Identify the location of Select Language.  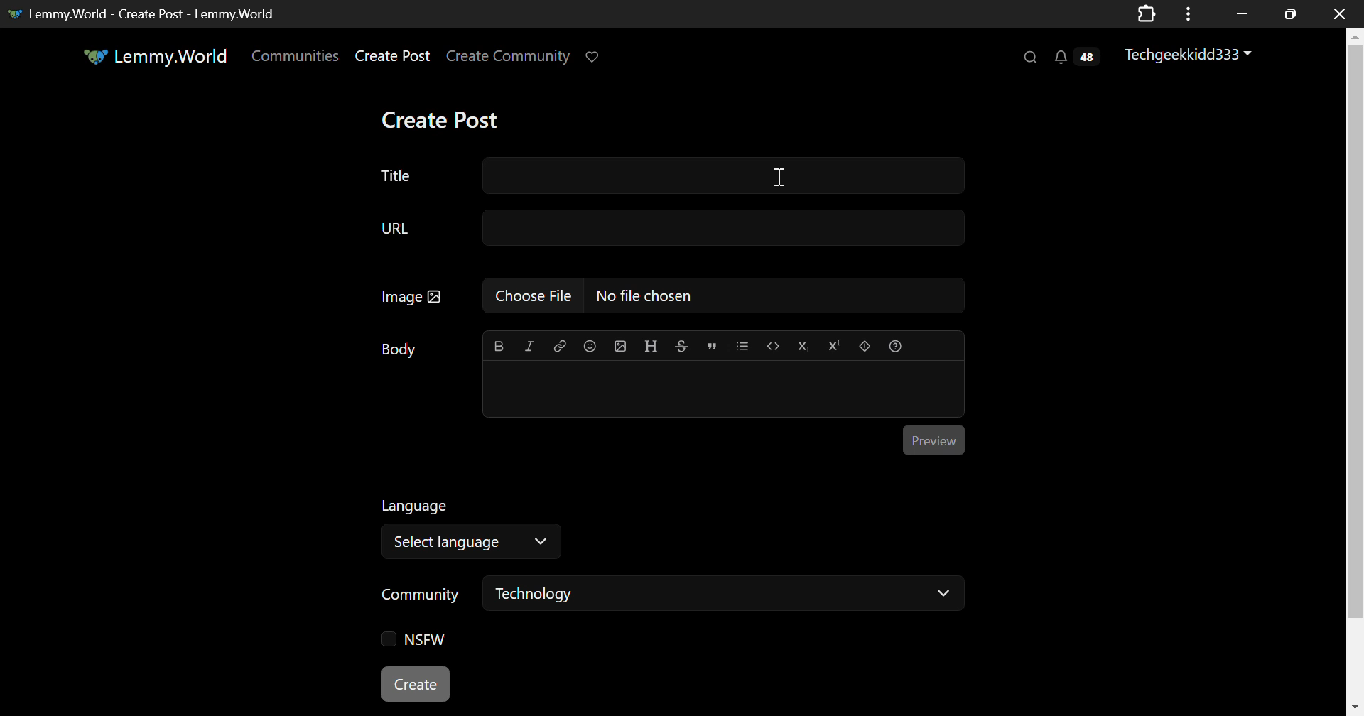
(475, 542).